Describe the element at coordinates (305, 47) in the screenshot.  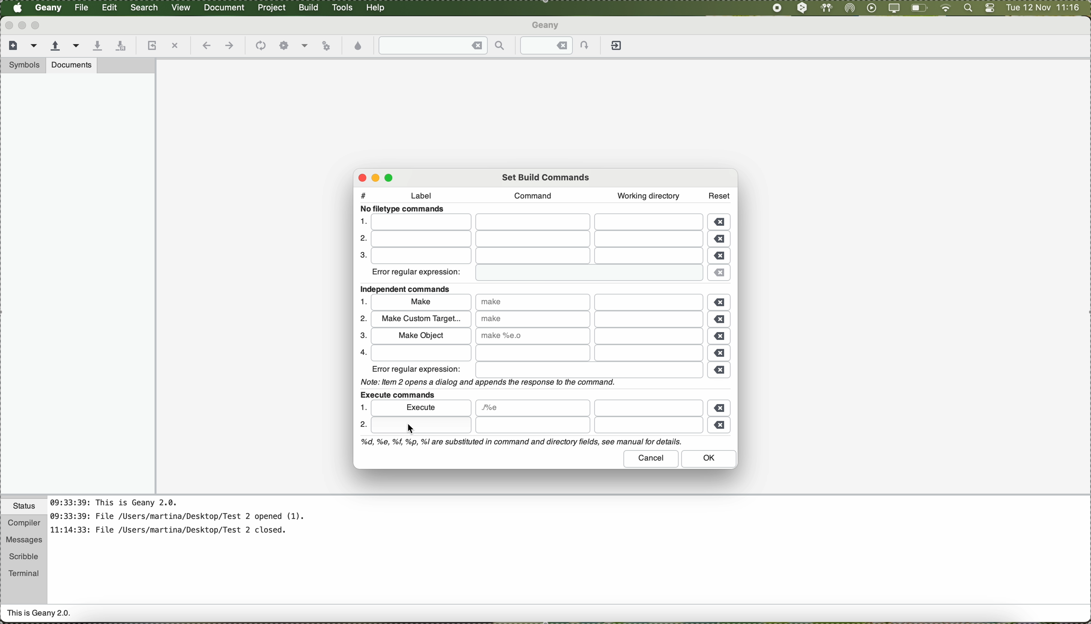
I see `icon` at that location.